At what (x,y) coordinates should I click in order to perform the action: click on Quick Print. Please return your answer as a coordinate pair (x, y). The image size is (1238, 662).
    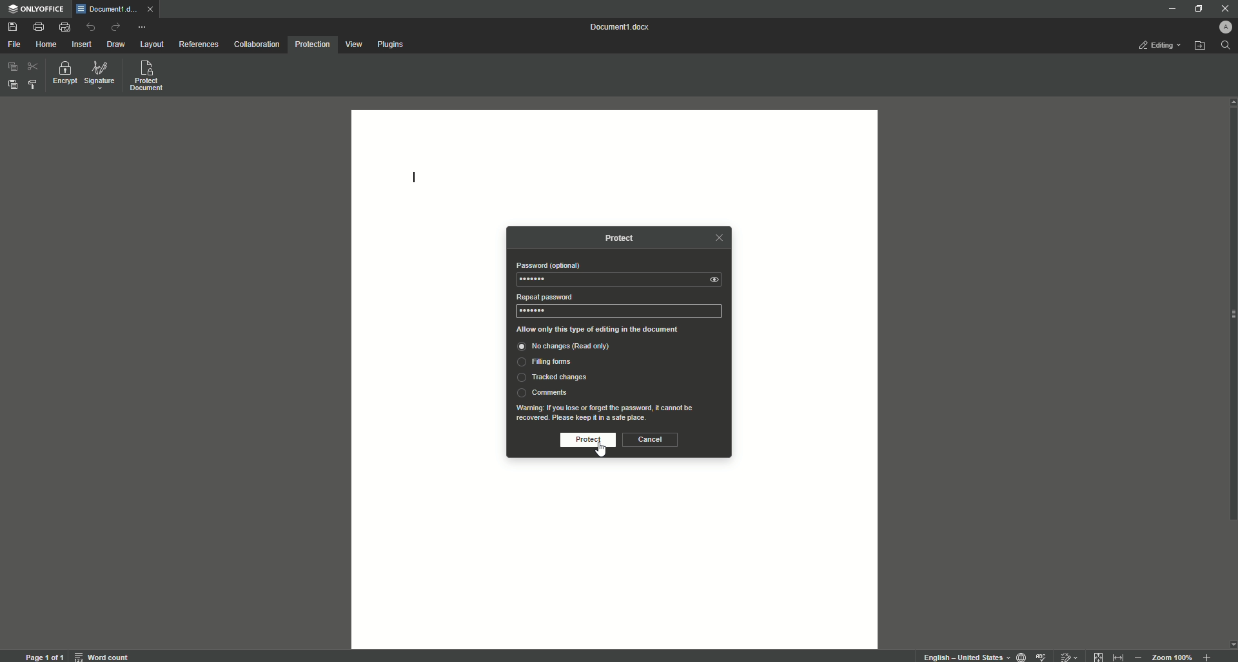
    Looking at the image, I should click on (64, 26).